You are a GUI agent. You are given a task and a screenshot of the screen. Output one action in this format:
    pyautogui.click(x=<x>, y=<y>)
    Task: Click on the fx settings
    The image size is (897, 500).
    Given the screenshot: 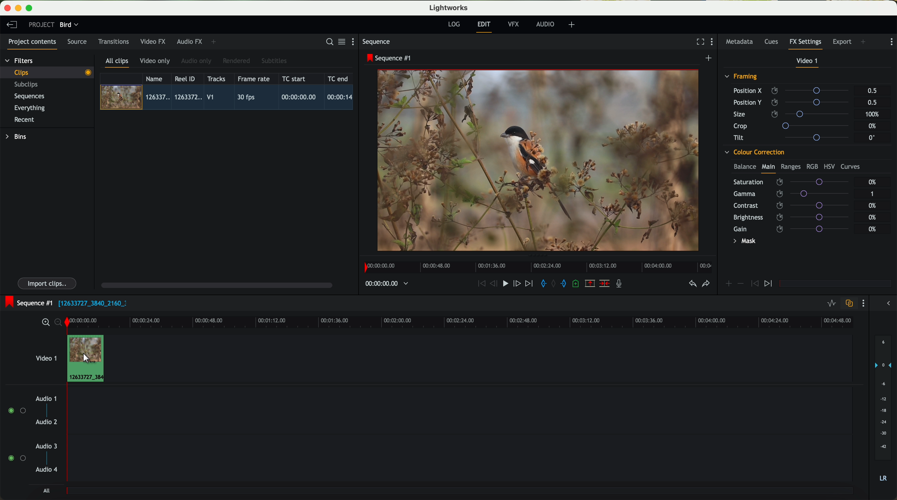 What is the action you would take?
    pyautogui.click(x=805, y=44)
    